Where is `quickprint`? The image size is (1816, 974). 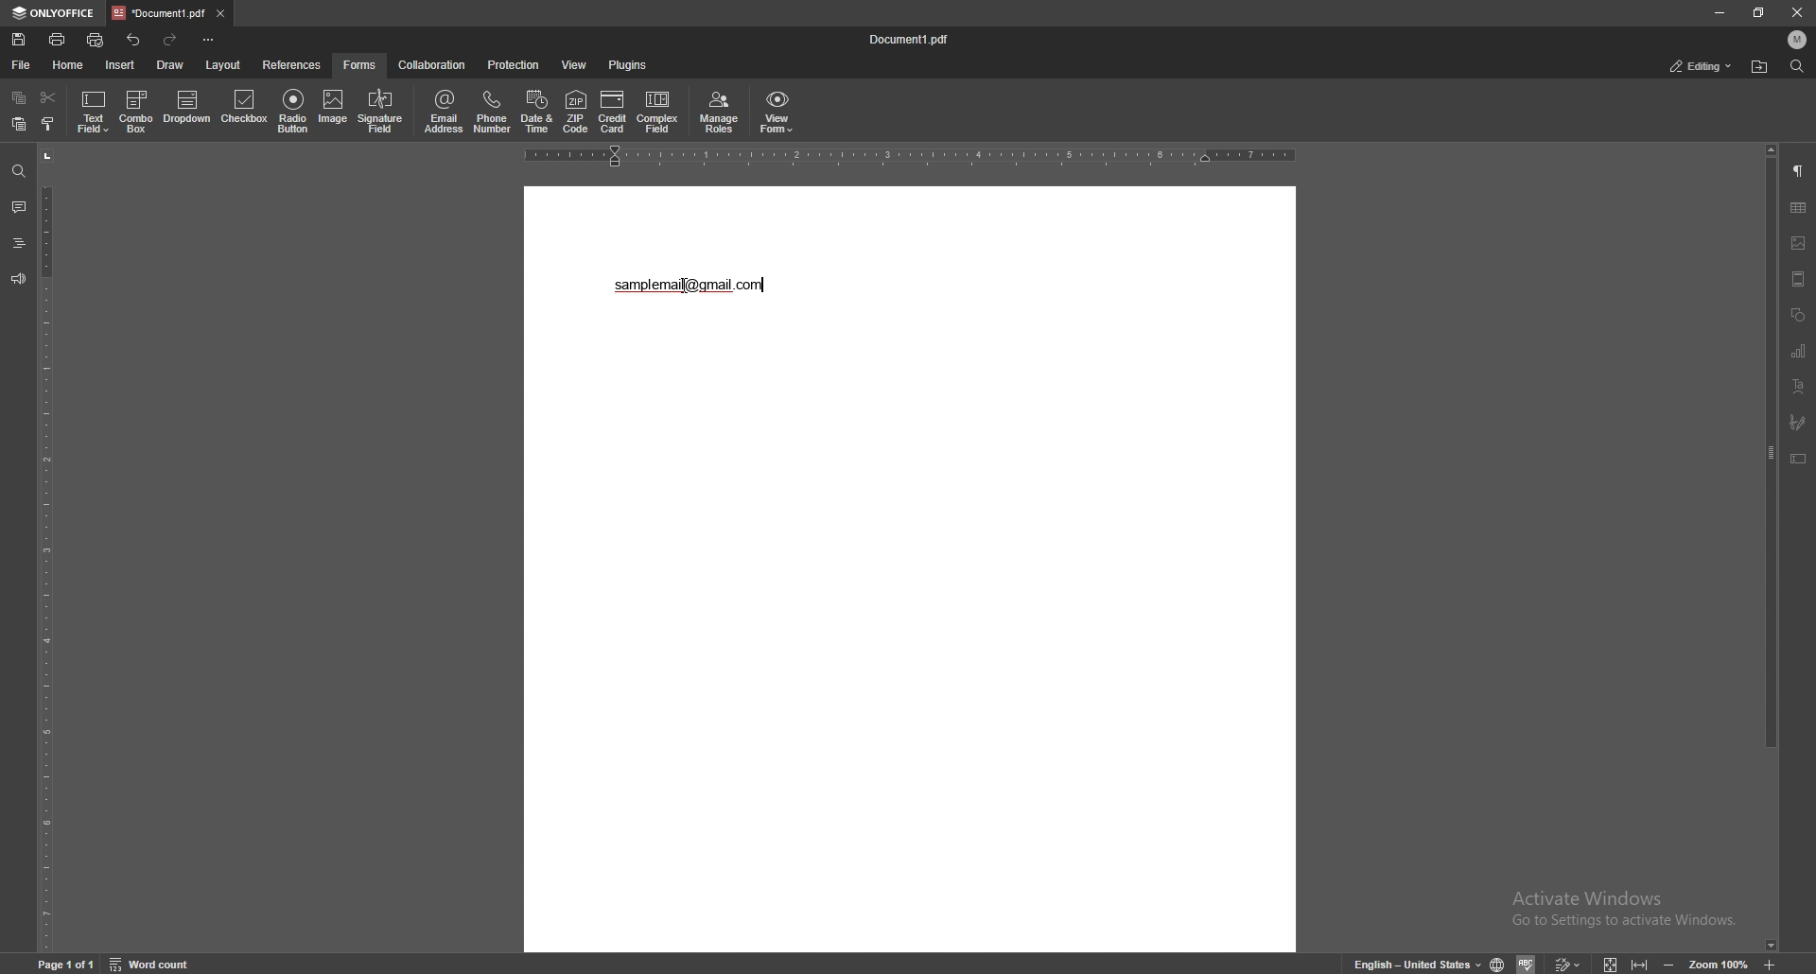 quickprint is located at coordinates (96, 40).